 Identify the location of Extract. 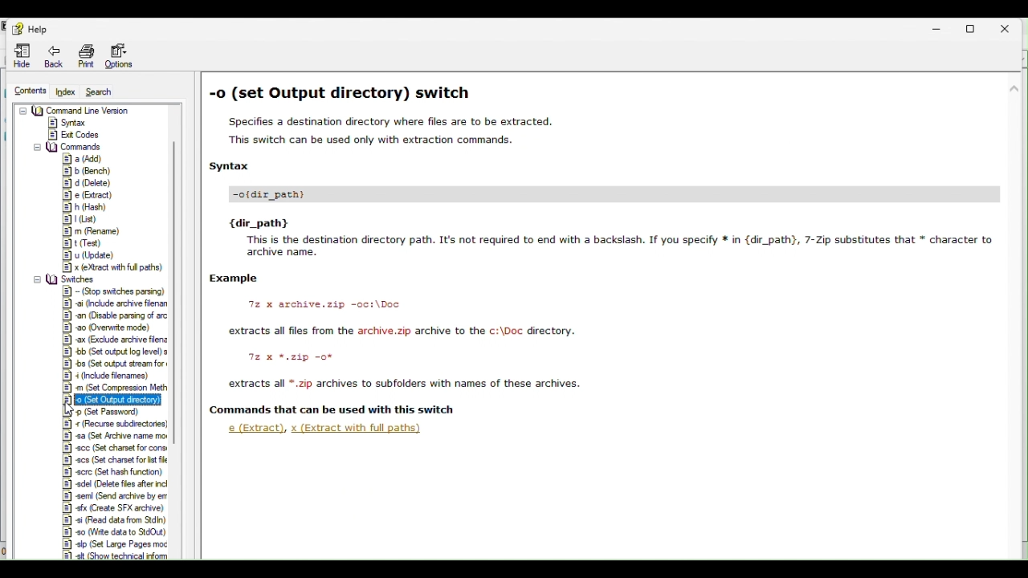
(84, 195).